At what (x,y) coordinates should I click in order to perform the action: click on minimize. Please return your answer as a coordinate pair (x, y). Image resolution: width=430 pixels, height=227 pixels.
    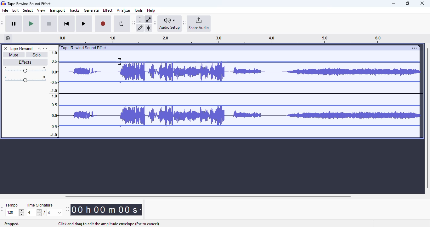
    Looking at the image, I should click on (393, 3).